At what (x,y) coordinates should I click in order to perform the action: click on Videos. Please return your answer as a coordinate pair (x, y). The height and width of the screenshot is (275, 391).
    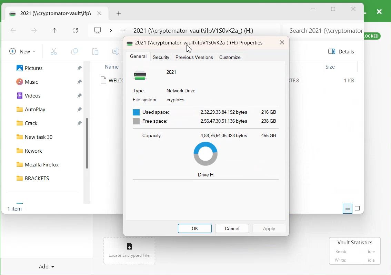
    Looking at the image, I should click on (26, 95).